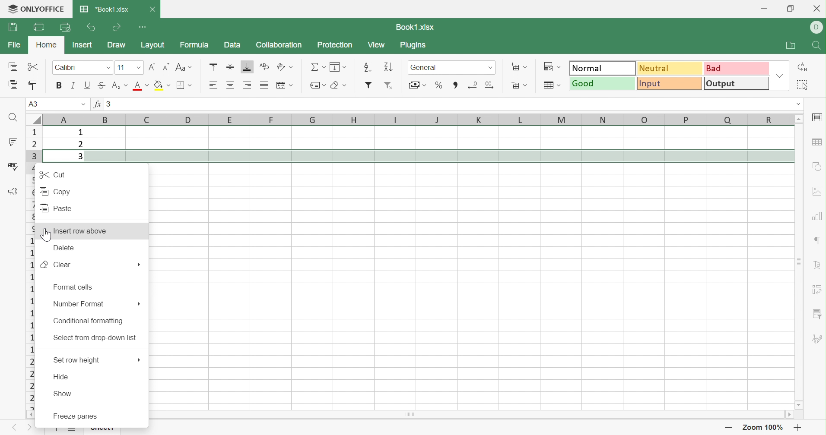  I want to click on Calibri, so click(67, 67).